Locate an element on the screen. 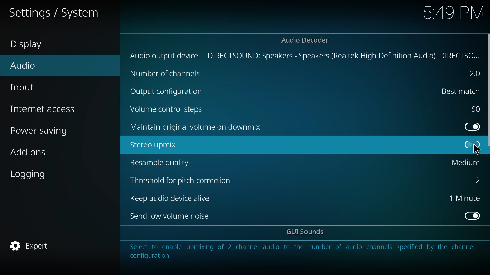 The height and width of the screenshot is (275, 490). input is located at coordinates (27, 88).